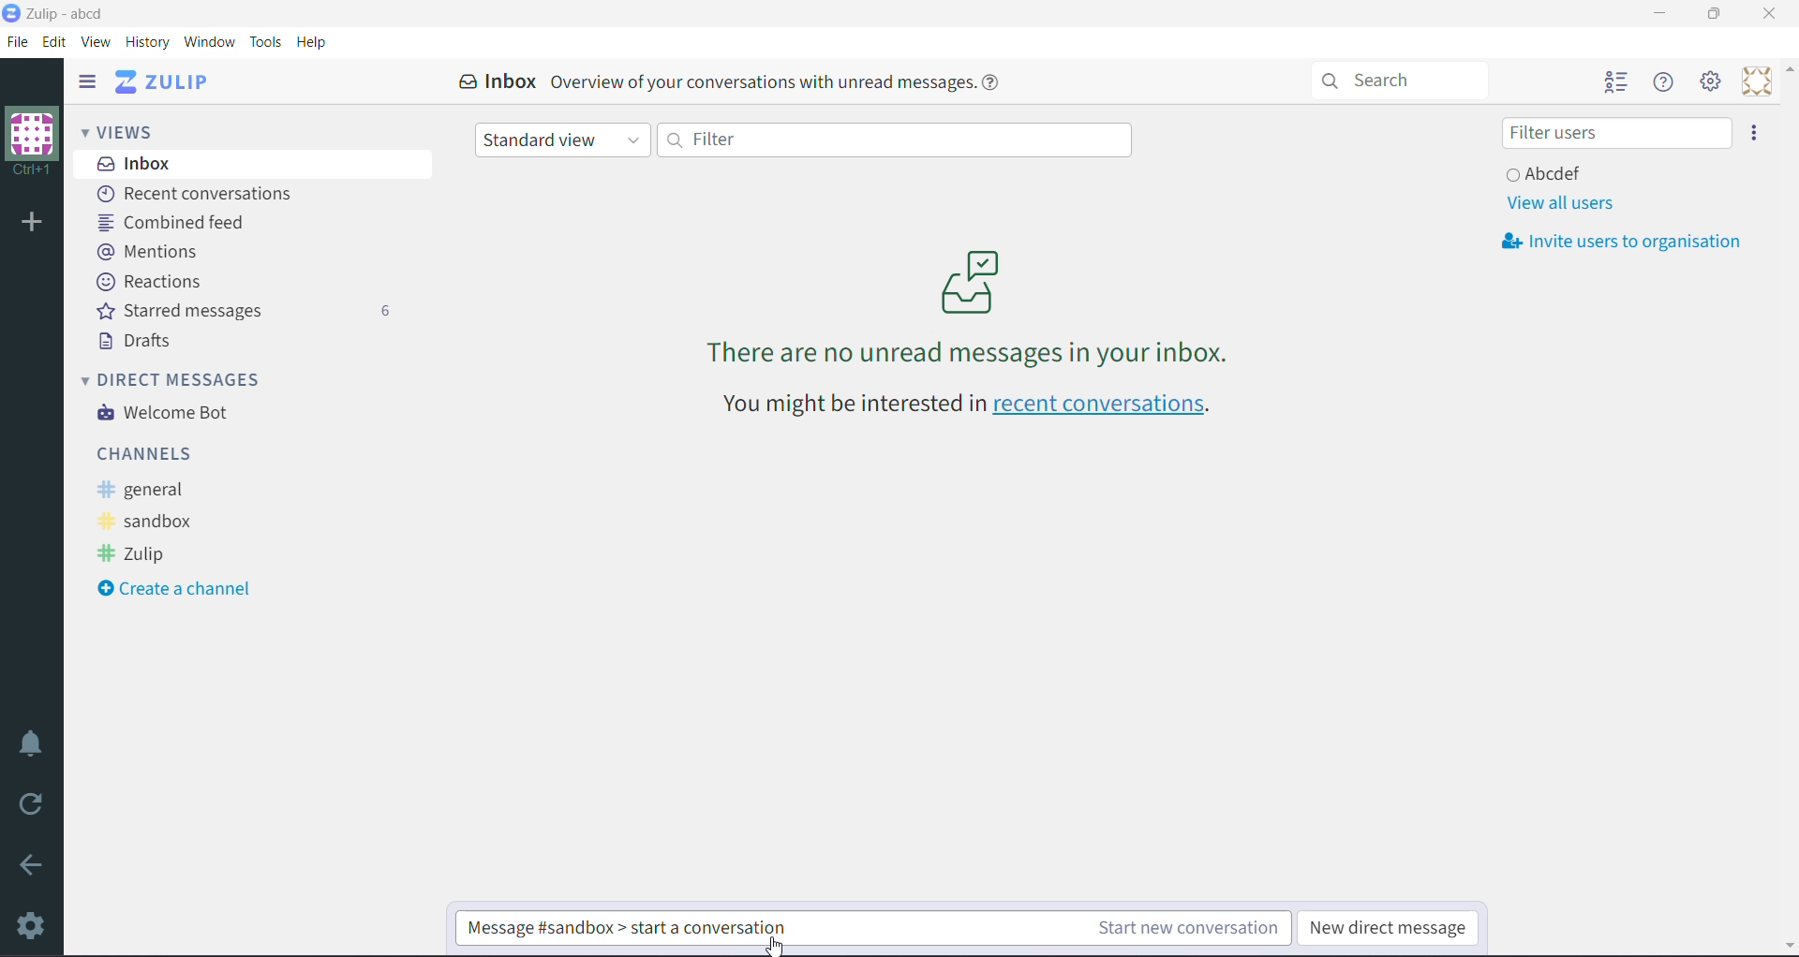  Describe the element at coordinates (149, 452) in the screenshot. I see `Channels` at that location.